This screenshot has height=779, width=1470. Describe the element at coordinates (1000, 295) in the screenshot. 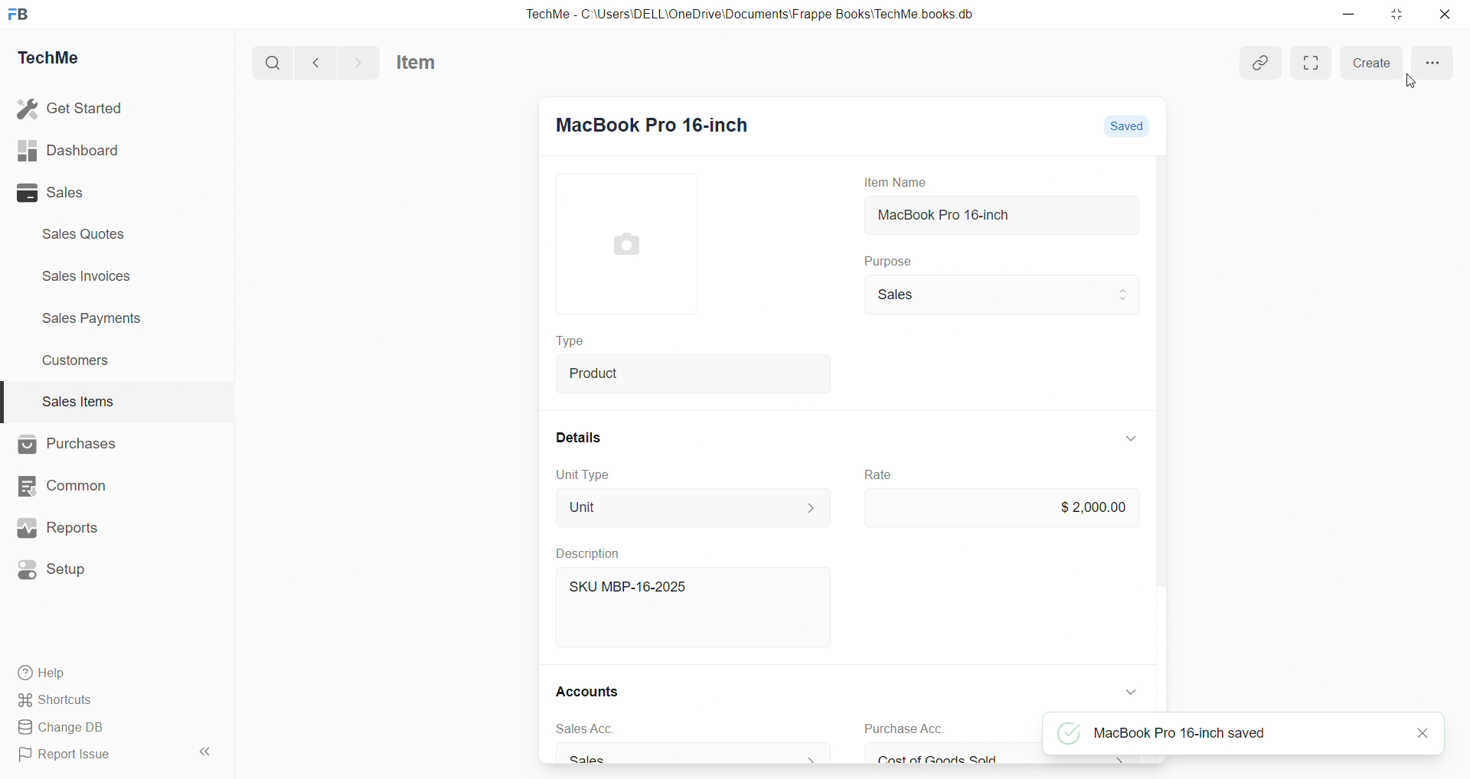

I see `Sales` at that location.